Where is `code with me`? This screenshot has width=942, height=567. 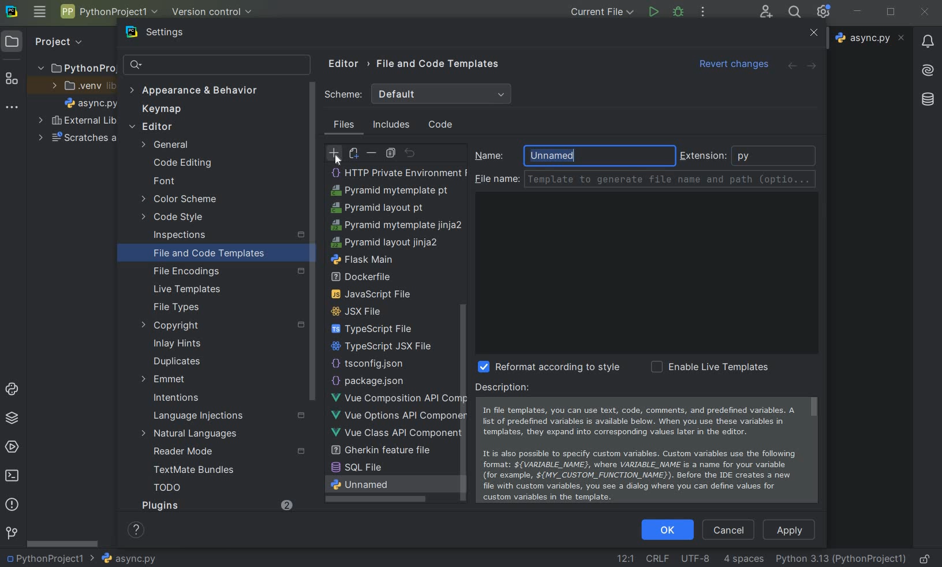 code with me is located at coordinates (766, 13).